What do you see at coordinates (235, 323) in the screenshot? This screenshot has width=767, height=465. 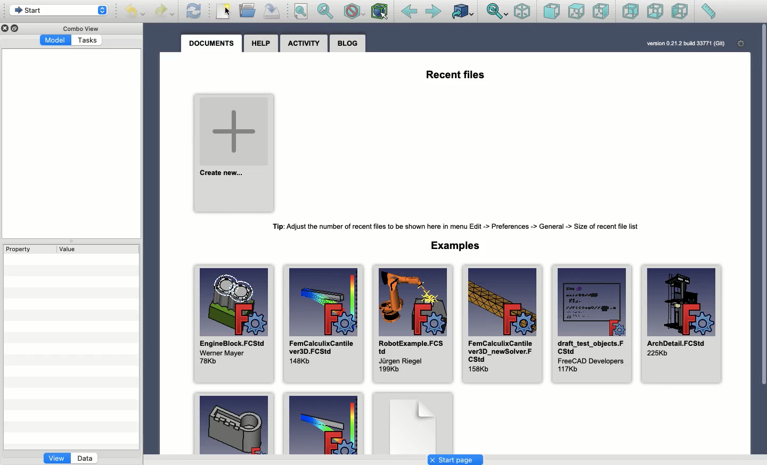 I see `EngineBlock` at bounding box center [235, 323].